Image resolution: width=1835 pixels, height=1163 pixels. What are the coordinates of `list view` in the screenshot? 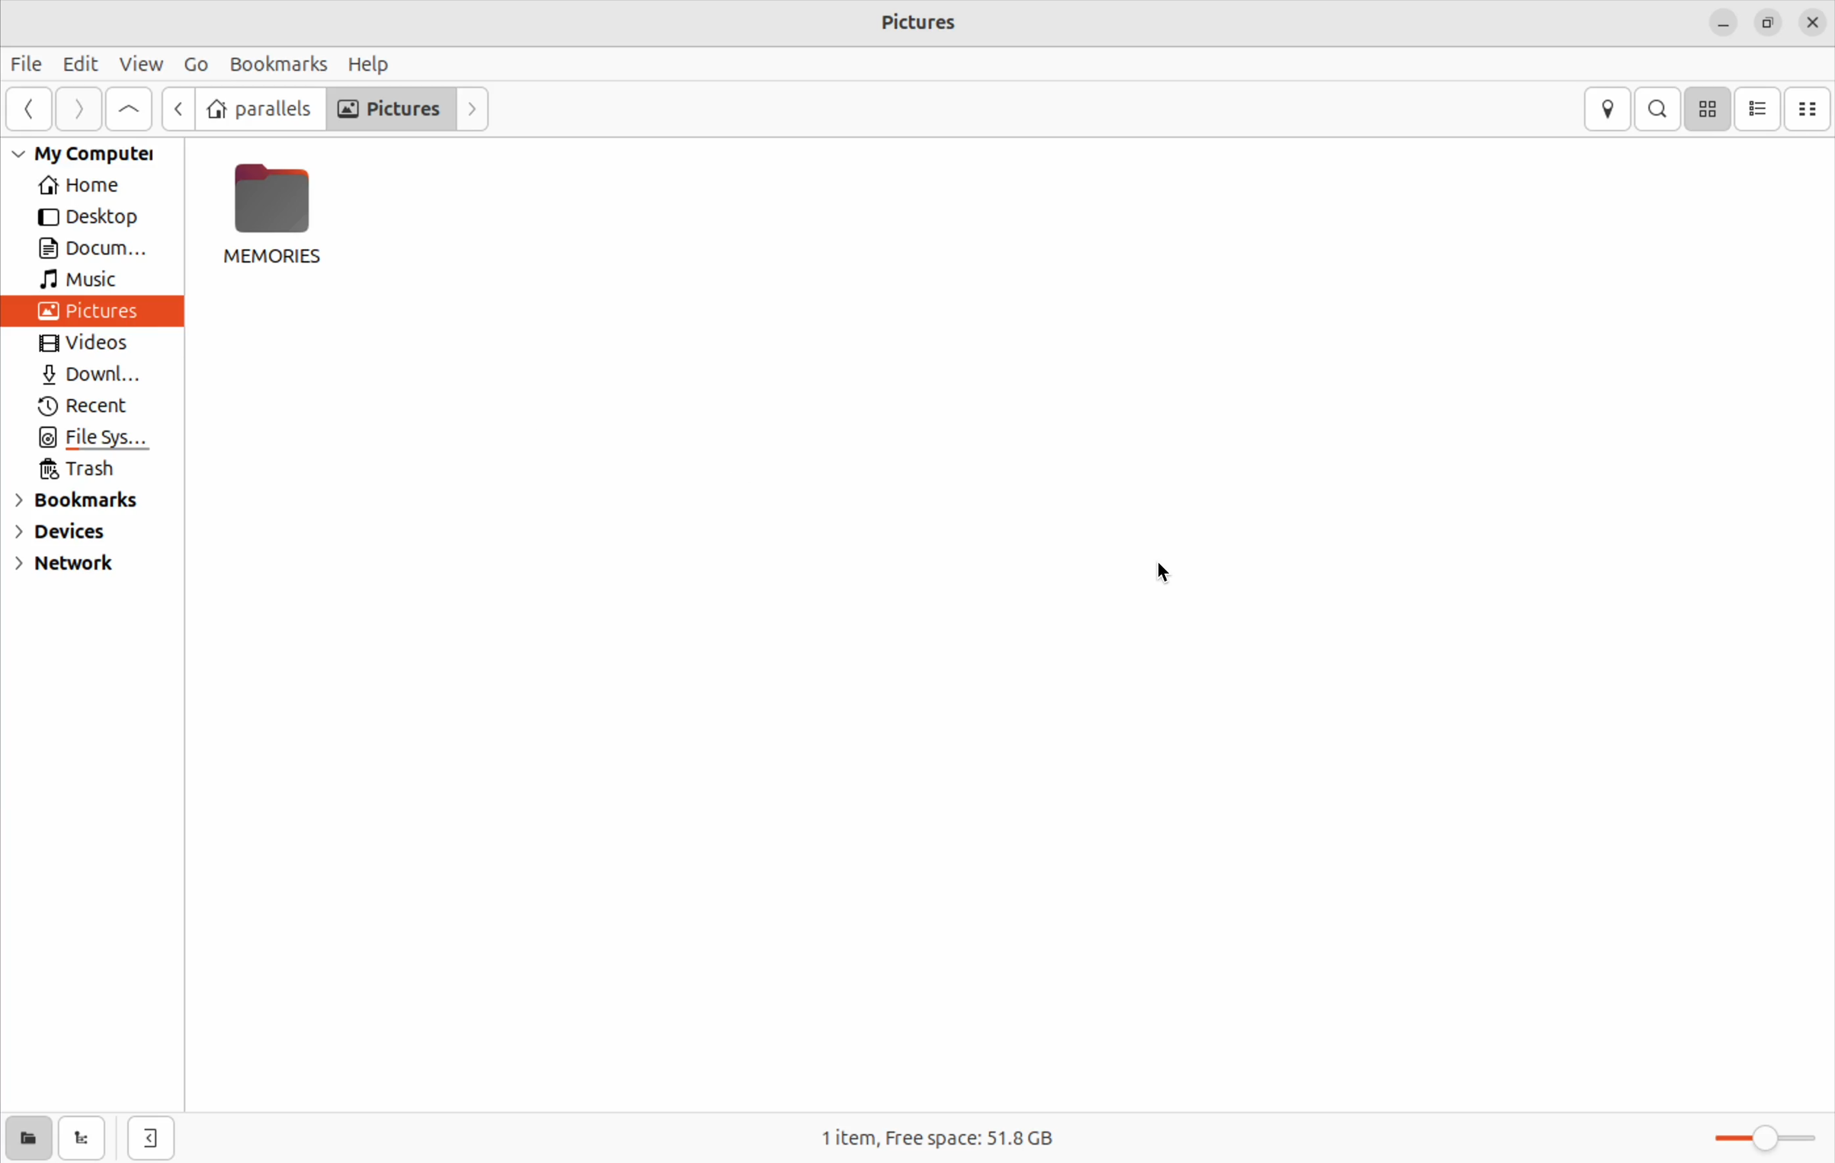 It's located at (1759, 108).